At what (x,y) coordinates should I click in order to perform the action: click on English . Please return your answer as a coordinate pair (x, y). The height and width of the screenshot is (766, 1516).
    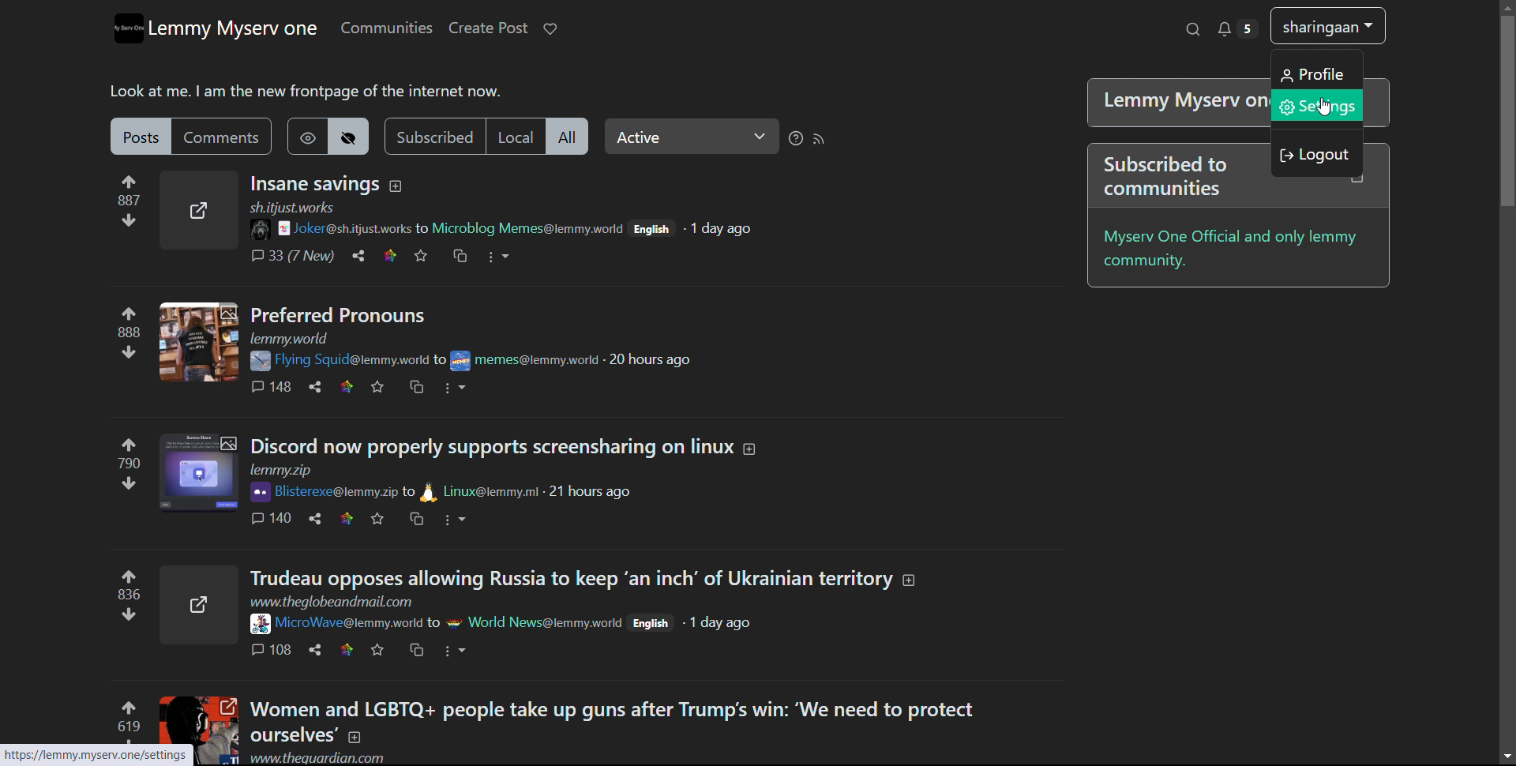
    Looking at the image, I should click on (651, 229).